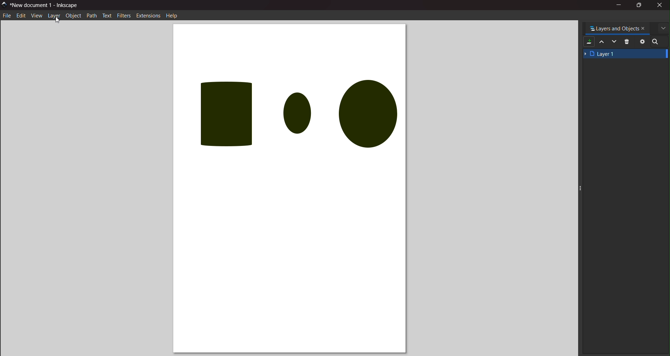 This screenshot has width=670, height=356. Describe the element at coordinates (625, 54) in the screenshot. I see `layer 1` at that location.